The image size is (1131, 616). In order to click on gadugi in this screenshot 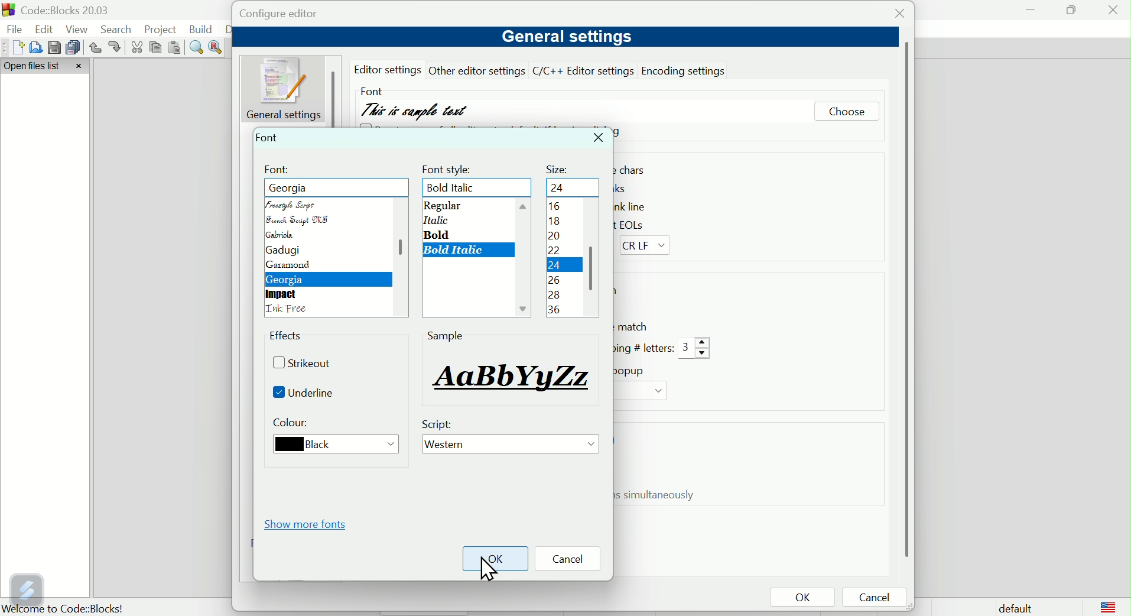, I will do `click(281, 251)`.